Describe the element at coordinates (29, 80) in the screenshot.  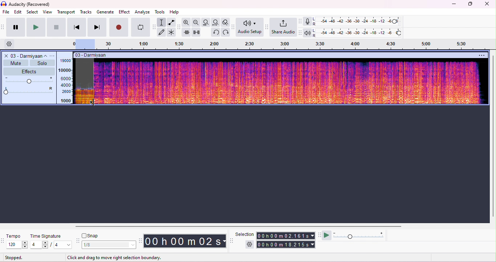
I see `volume` at that location.